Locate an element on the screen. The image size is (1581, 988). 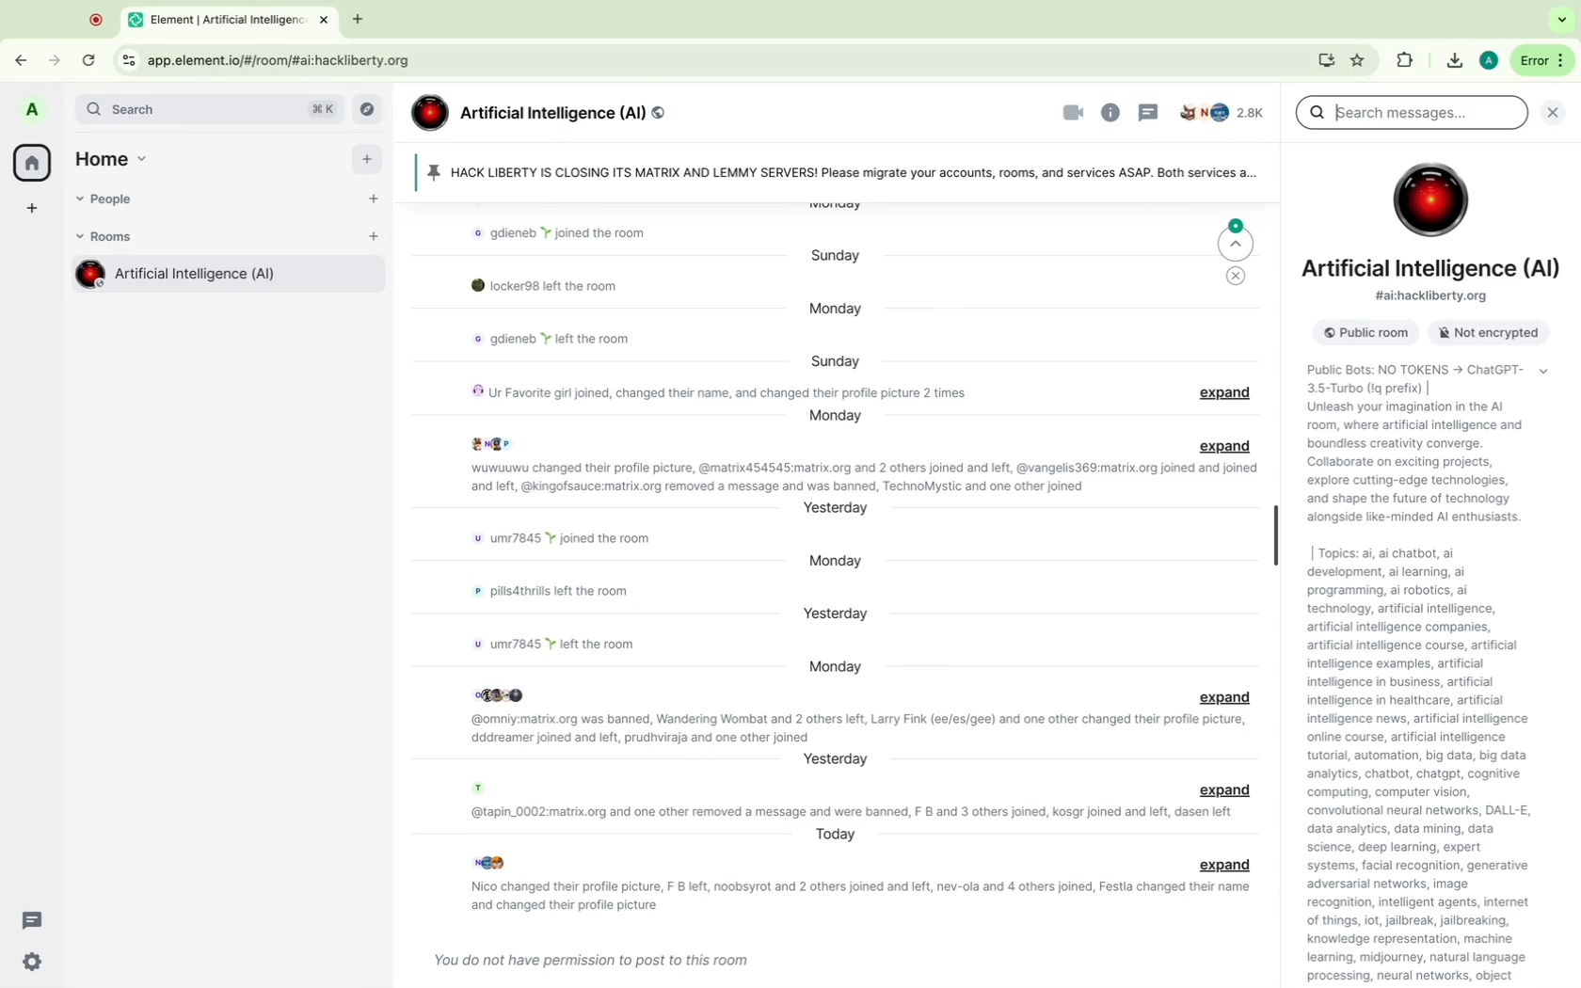
pin is located at coordinates (841, 174).